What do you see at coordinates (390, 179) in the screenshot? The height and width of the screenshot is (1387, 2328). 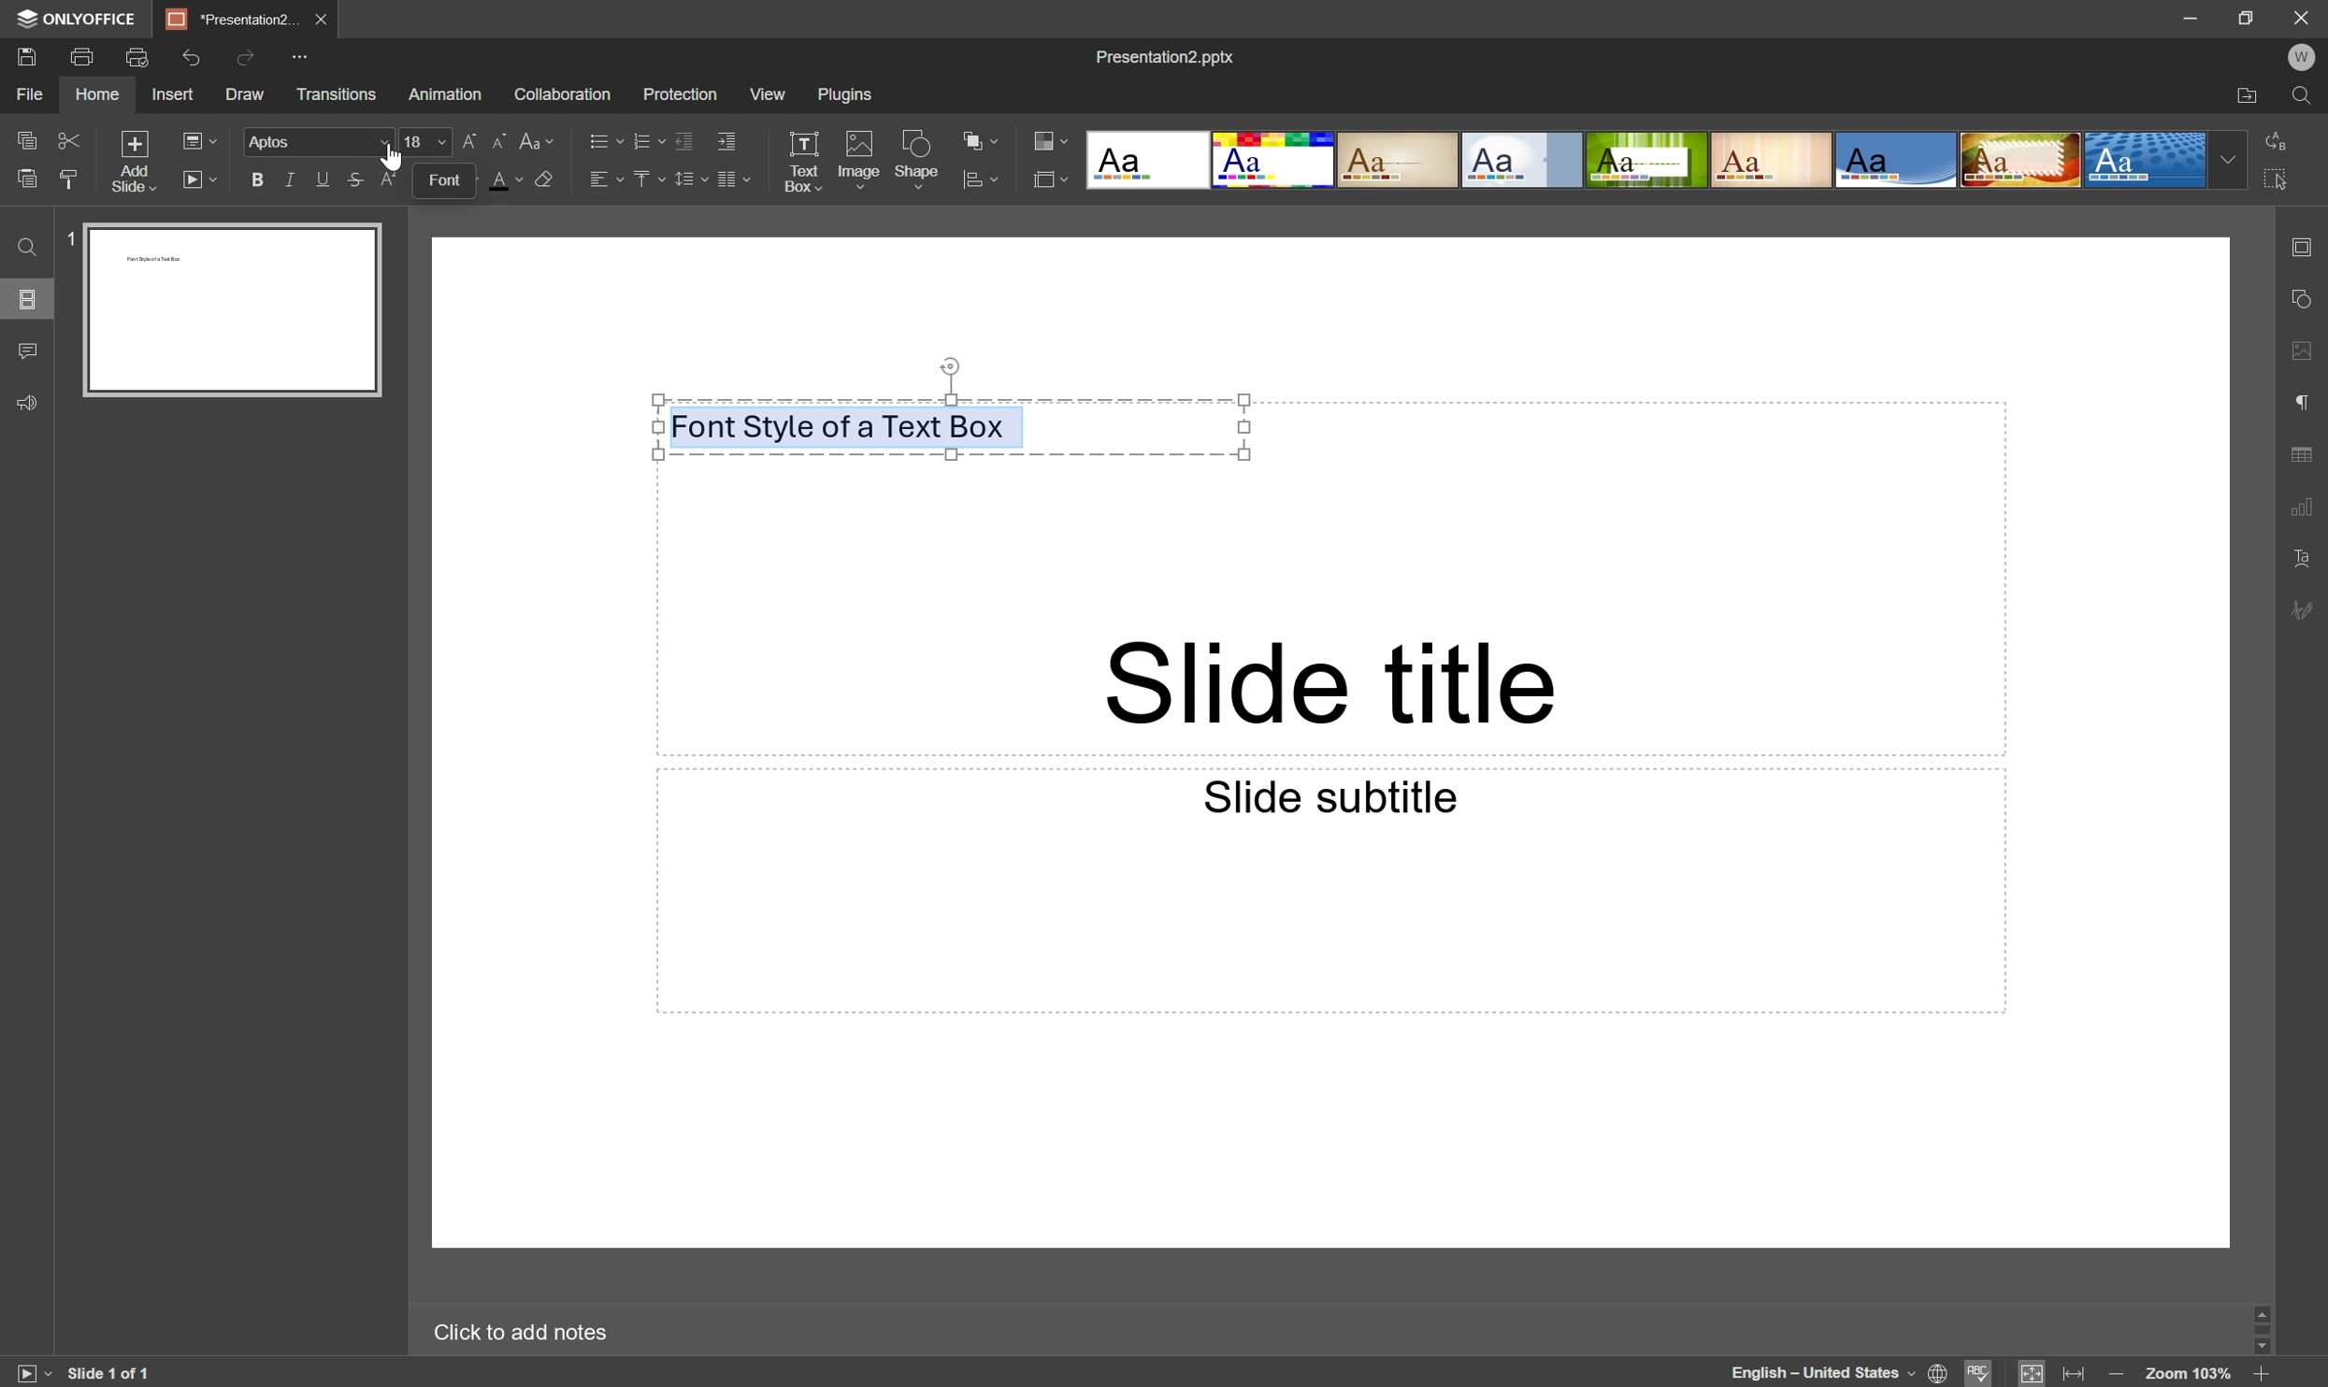 I see `Superscript` at bounding box center [390, 179].